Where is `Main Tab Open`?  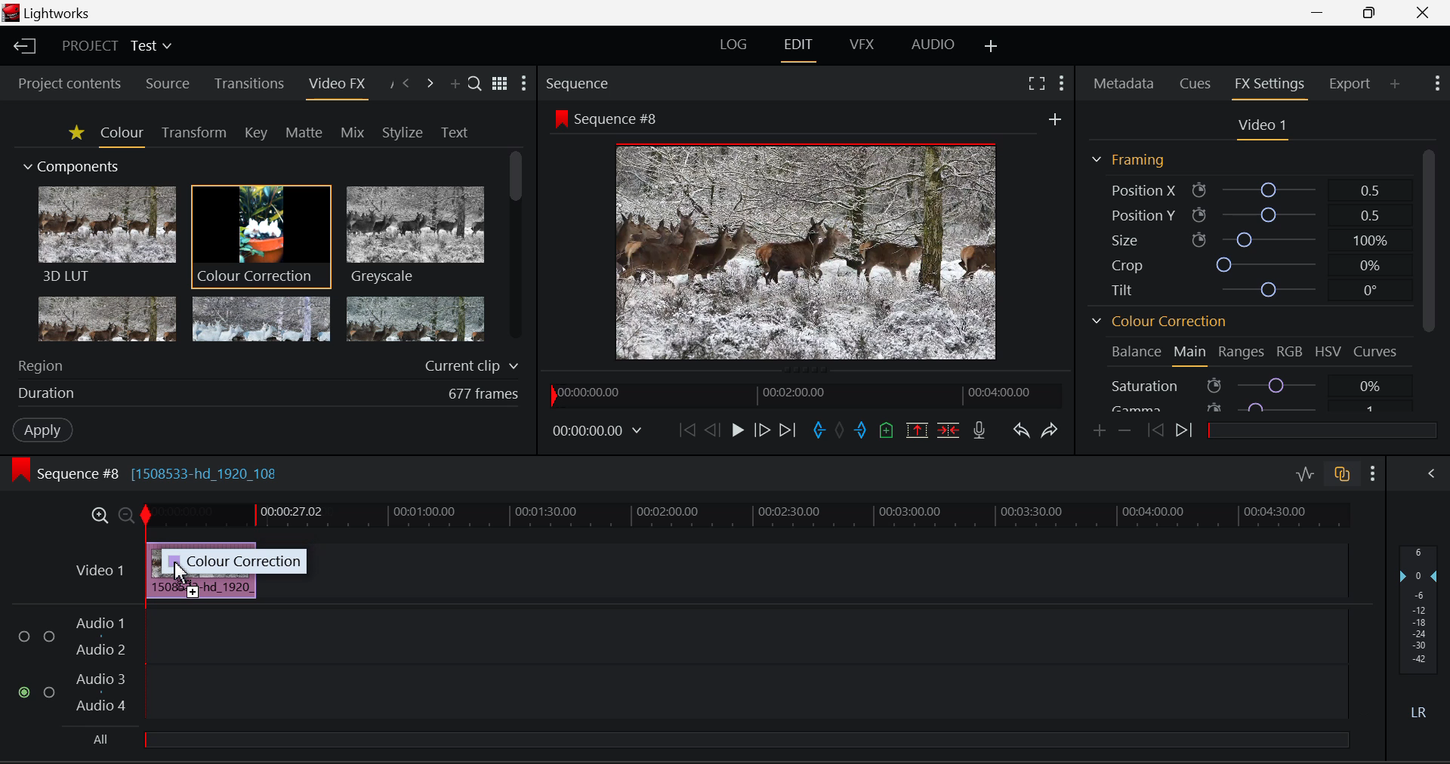 Main Tab Open is located at coordinates (1191, 355).